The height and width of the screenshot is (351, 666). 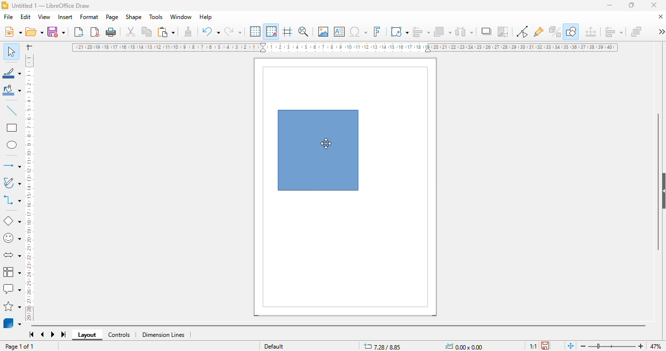 I want to click on close, so click(x=654, y=5).